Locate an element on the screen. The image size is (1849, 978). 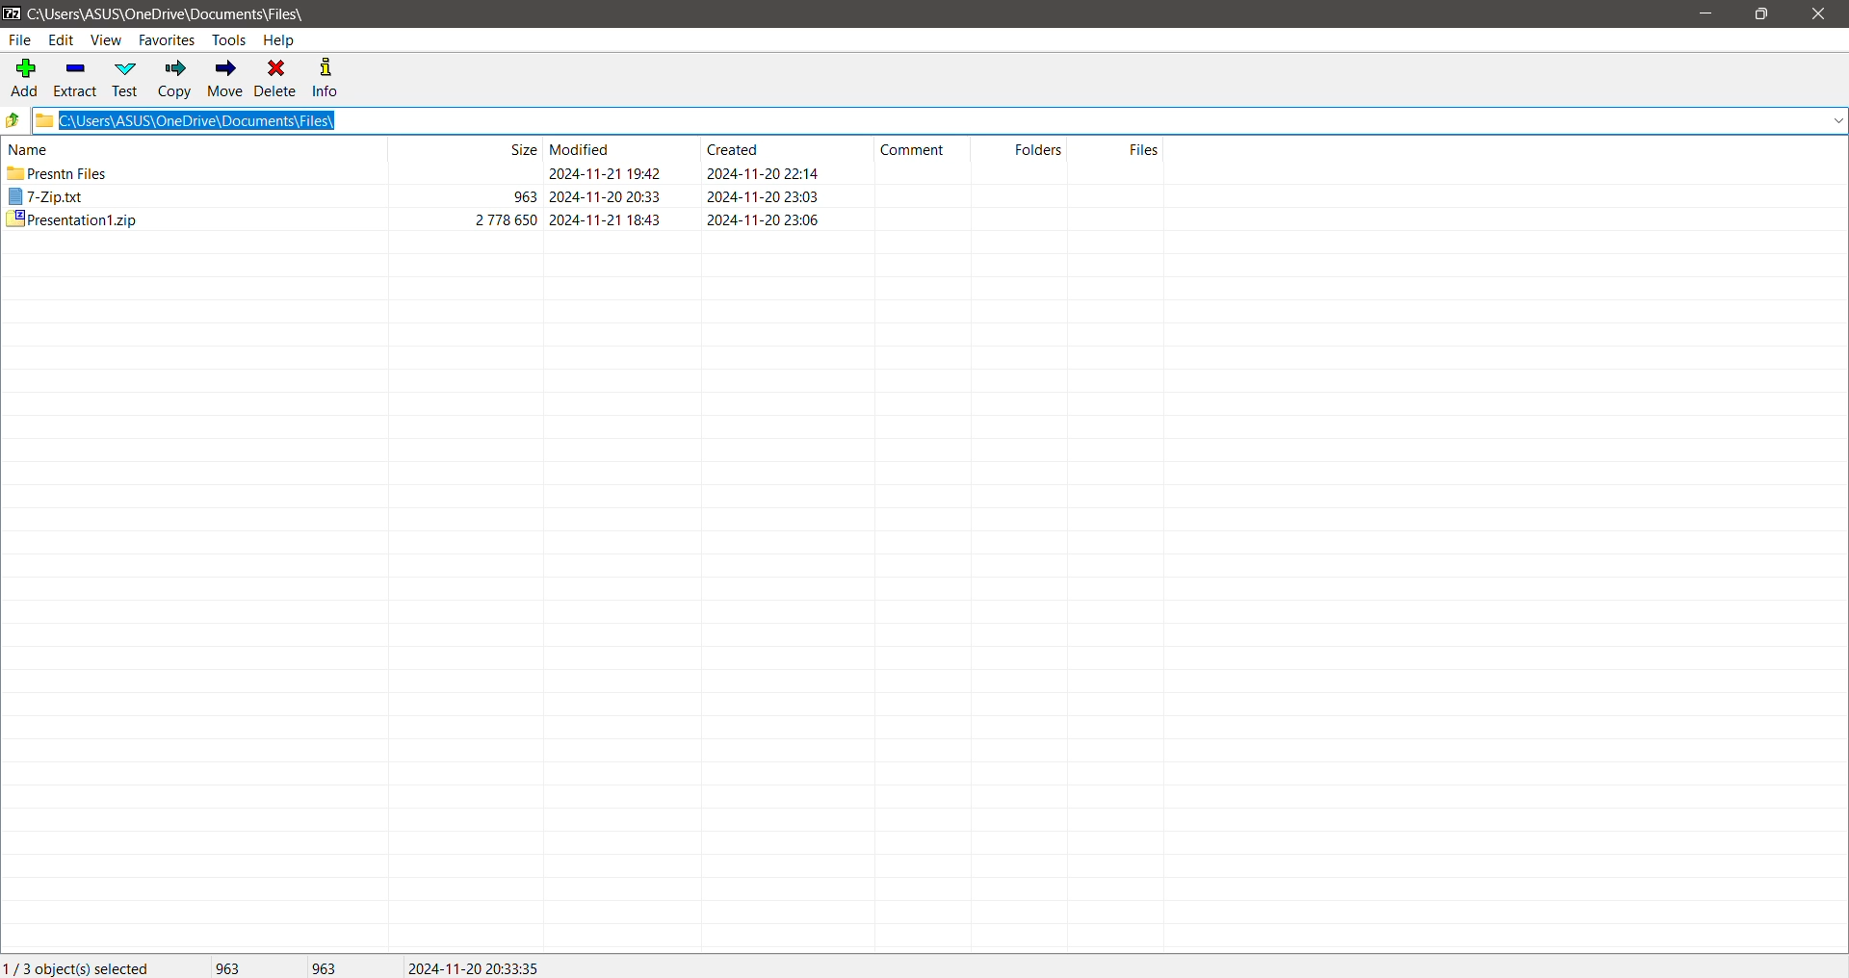
Current Folder Path is located at coordinates (169, 14).